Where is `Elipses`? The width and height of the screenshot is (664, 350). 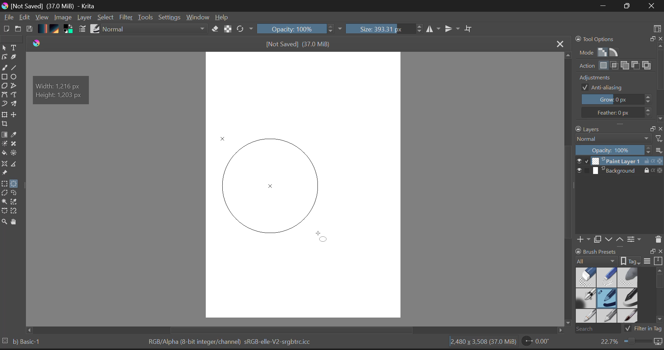
Elipses is located at coordinates (15, 78).